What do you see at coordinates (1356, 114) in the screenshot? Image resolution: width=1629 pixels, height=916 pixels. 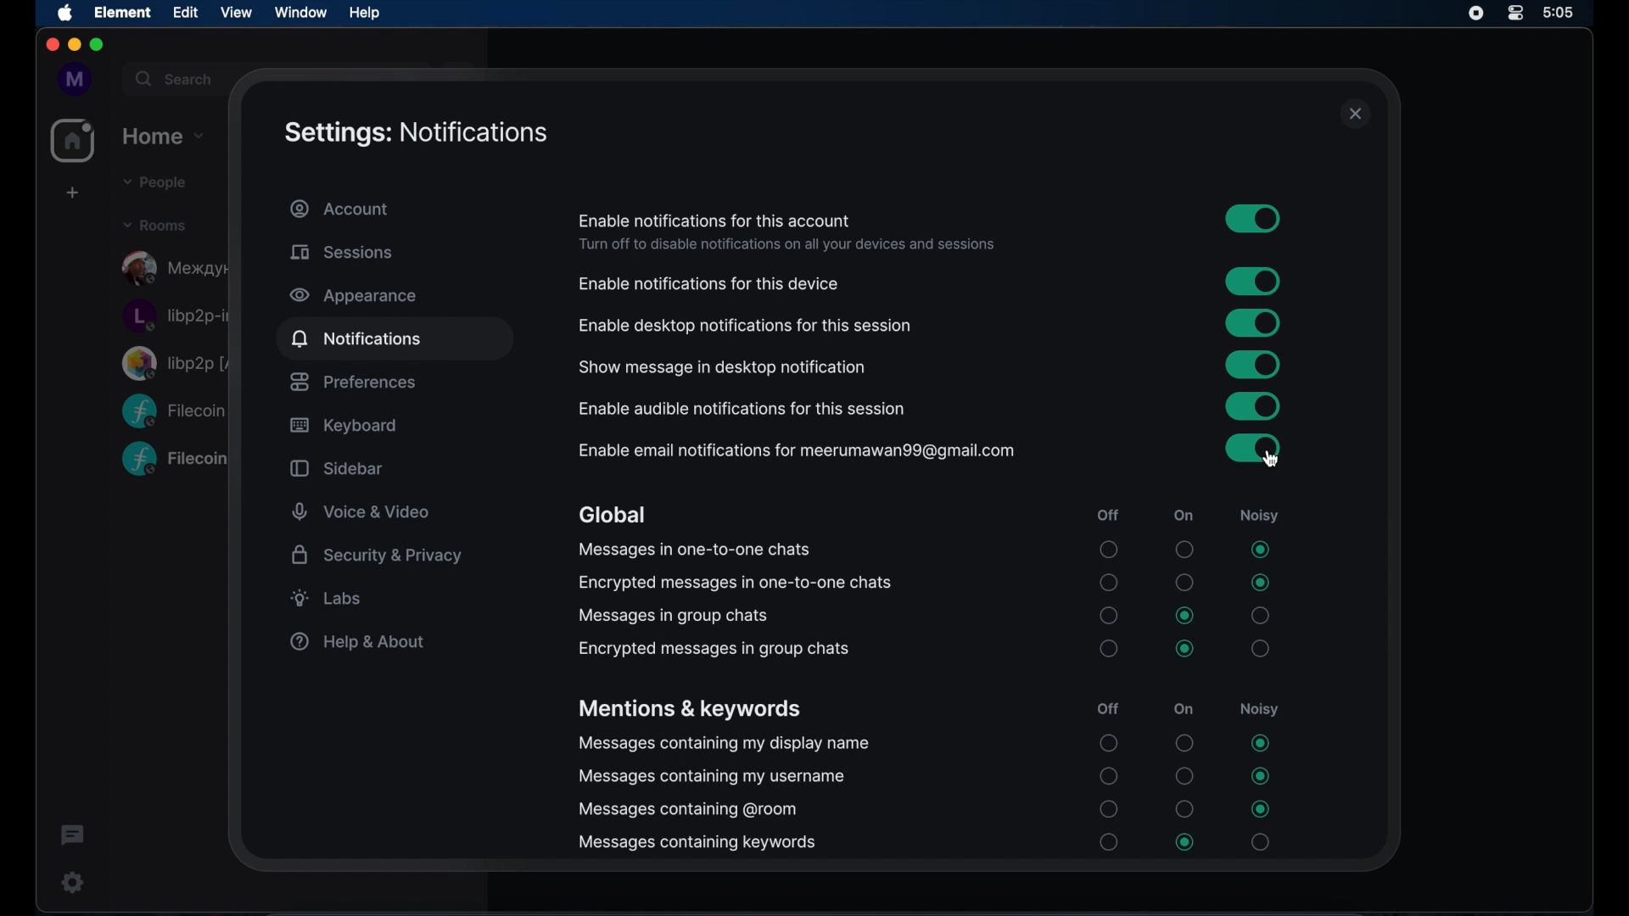 I see `close` at bounding box center [1356, 114].